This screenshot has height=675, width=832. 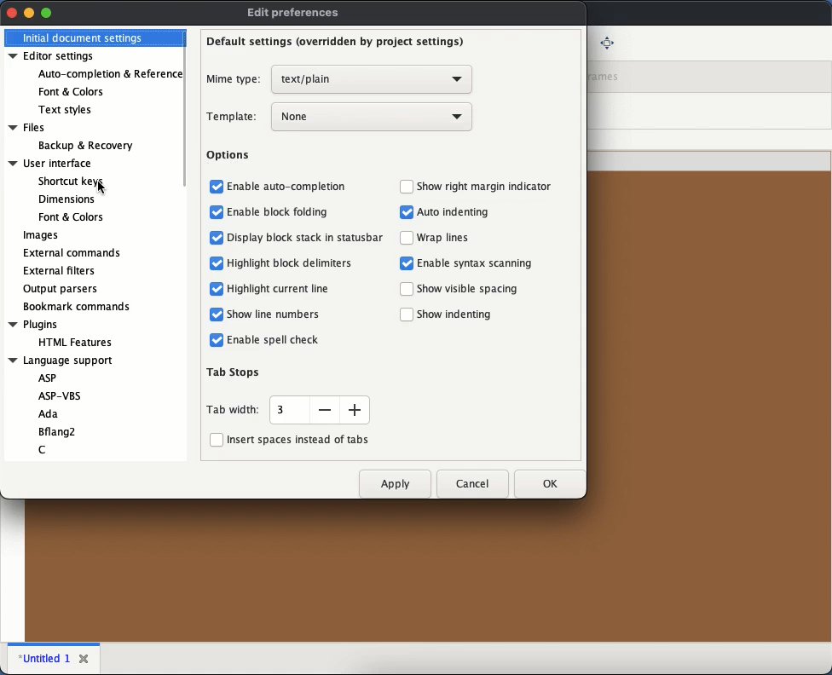 I want to click on checkbox disabled, so click(x=407, y=315).